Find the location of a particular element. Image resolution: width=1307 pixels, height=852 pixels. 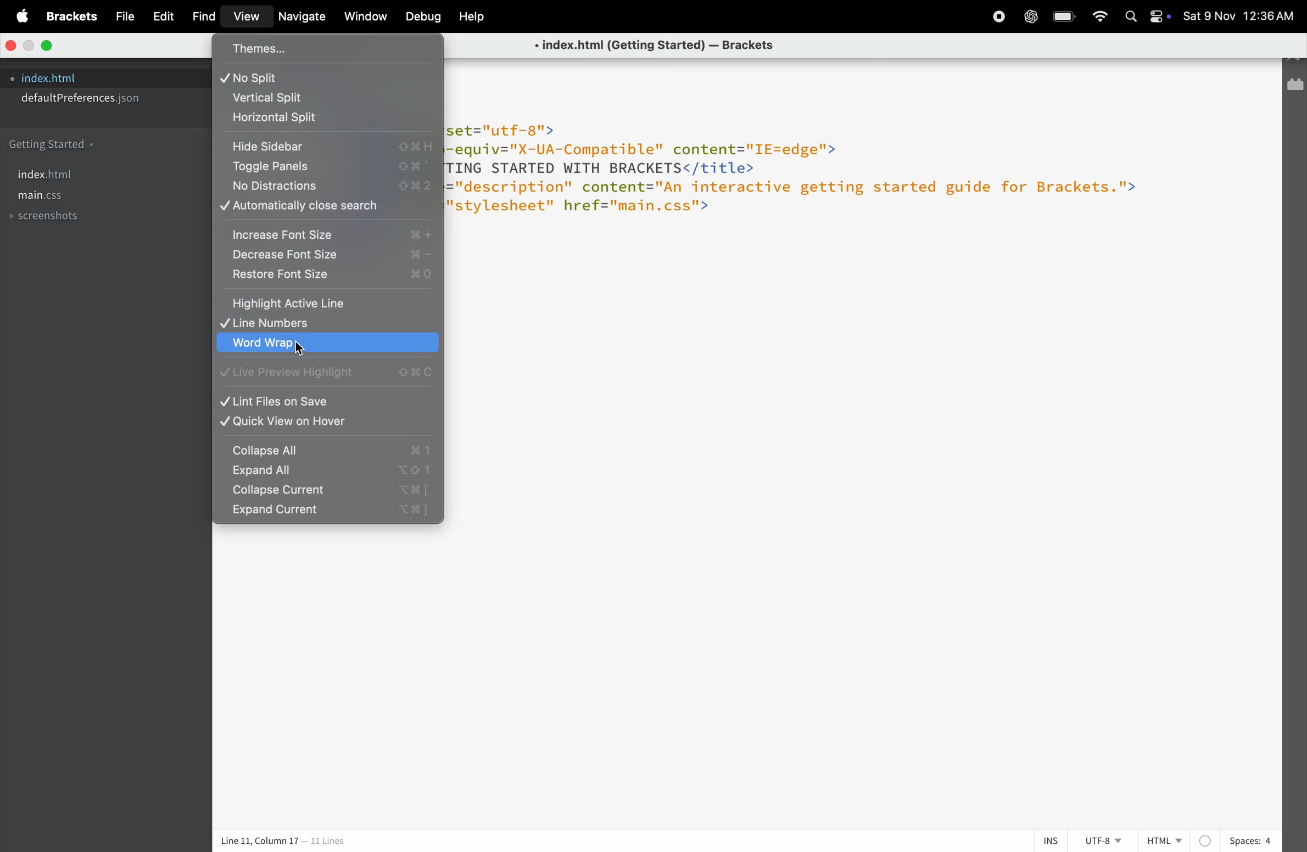

getting started is located at coordinates (58, 142).